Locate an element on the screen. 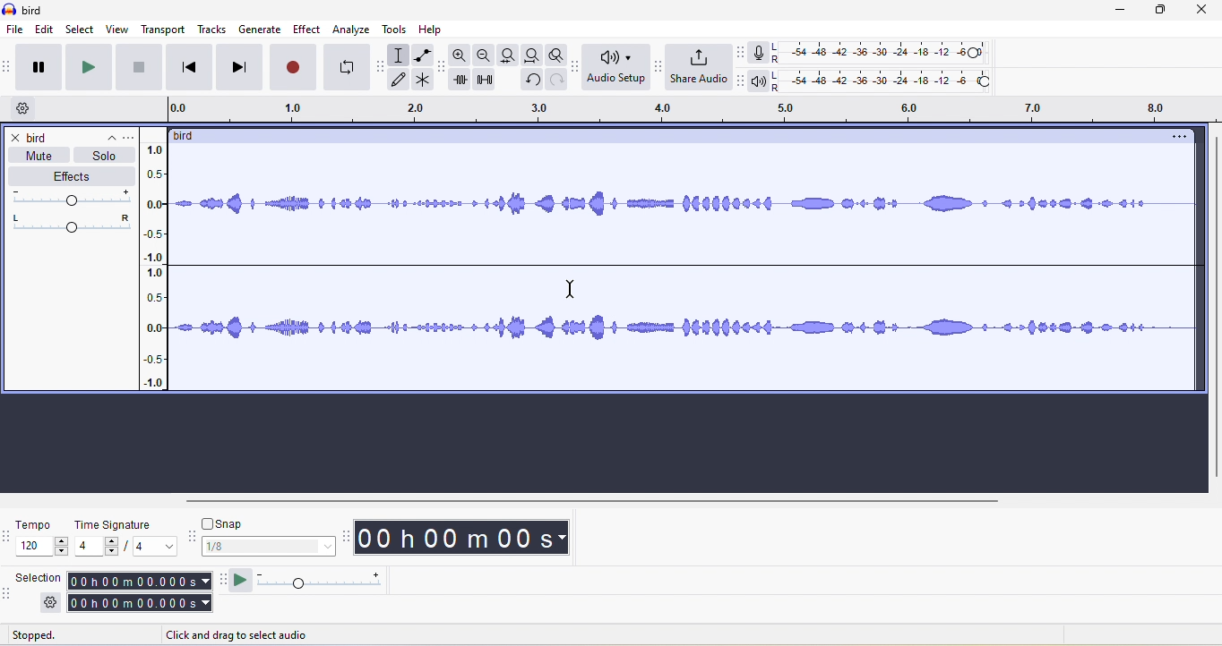 The width and height of the screenshot is (1222, 646). title is located at coordinates (25, 10).